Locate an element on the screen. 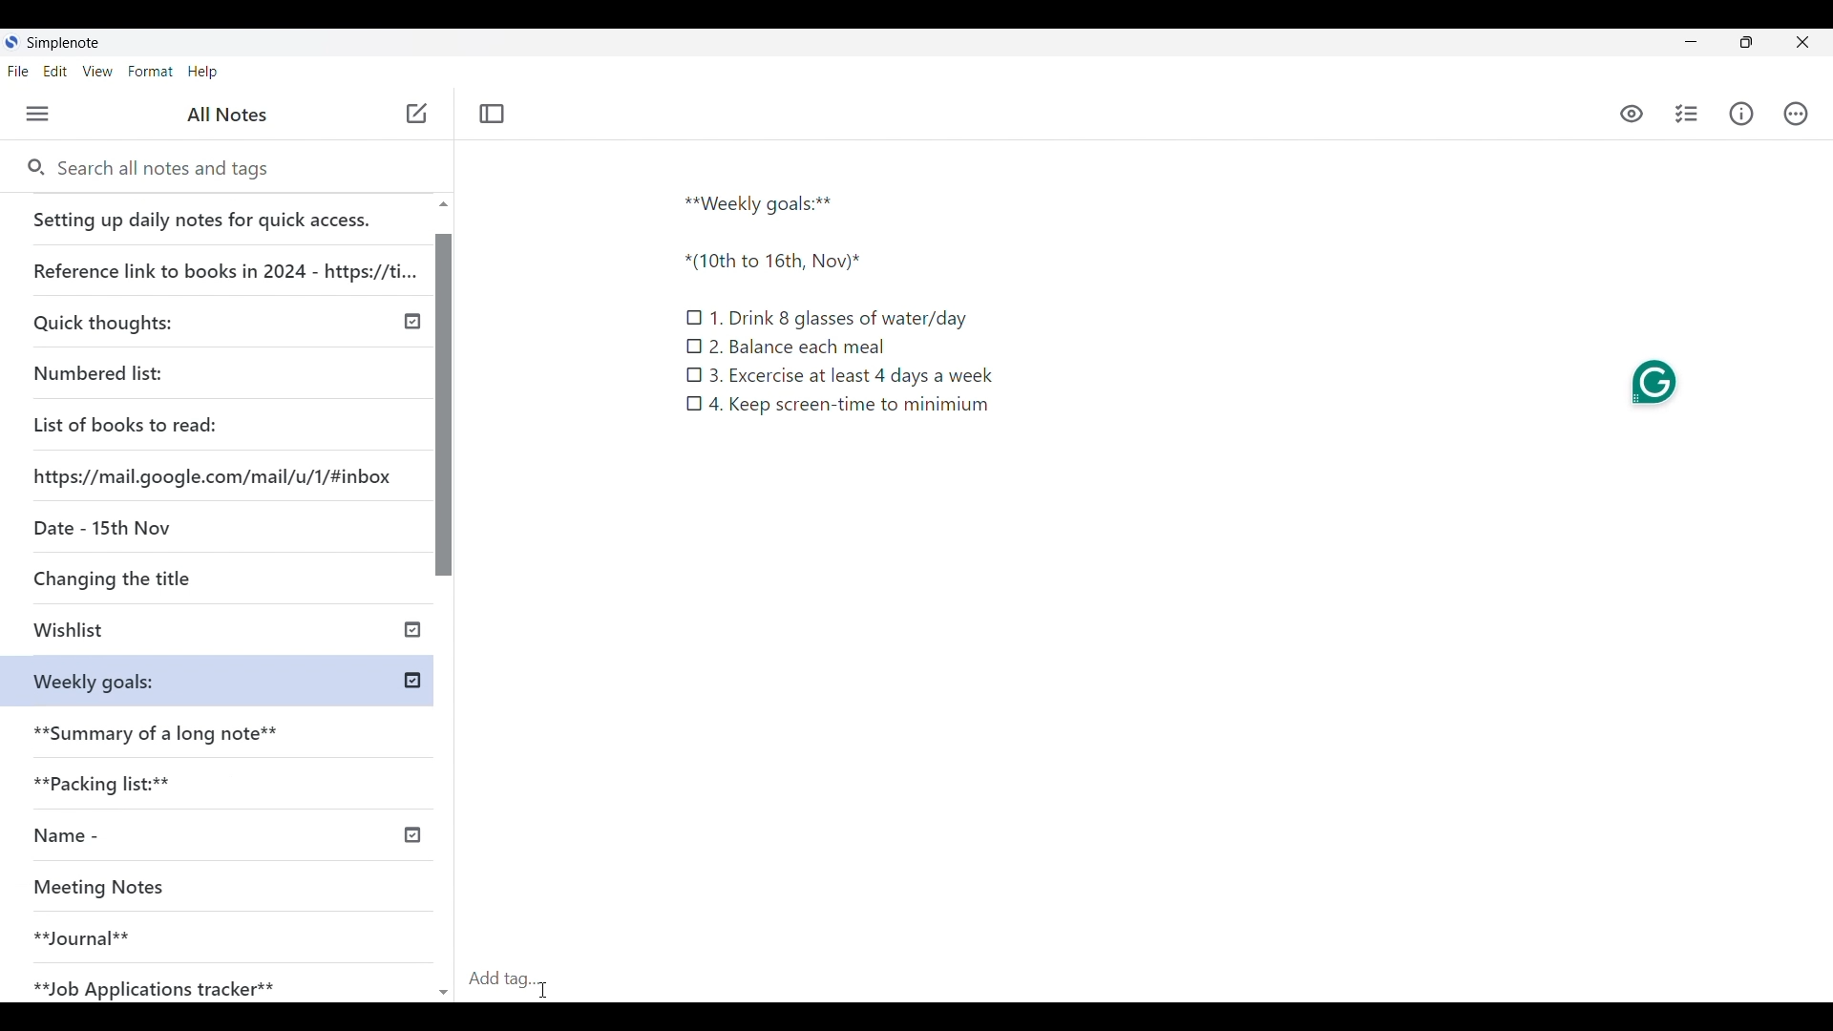 This screenshot has width=1833, height=1031. Quick thoughts is located at coordinates (157, 320).